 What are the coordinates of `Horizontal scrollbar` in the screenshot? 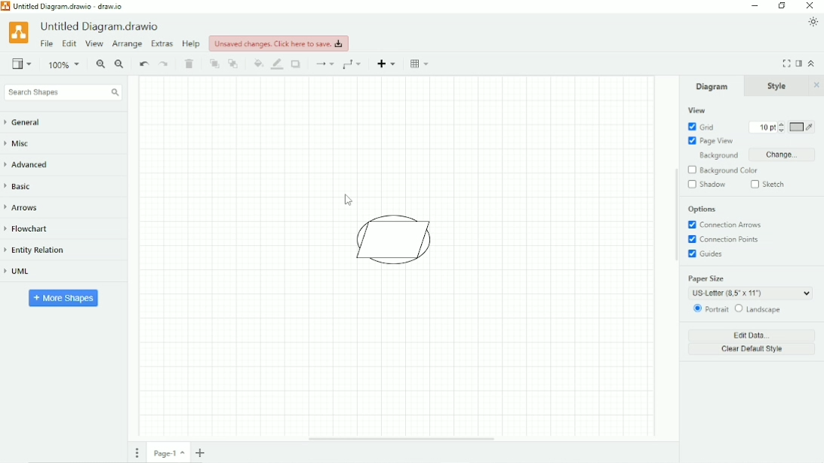 It's located at (401, 439).